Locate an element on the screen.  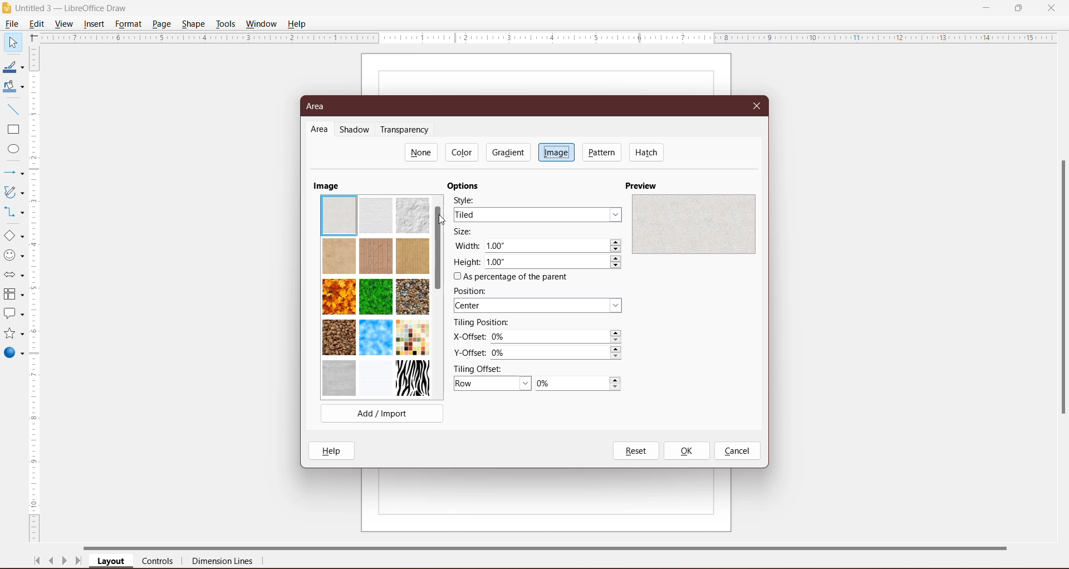
Insert Line is located at coordinates (12, 109).